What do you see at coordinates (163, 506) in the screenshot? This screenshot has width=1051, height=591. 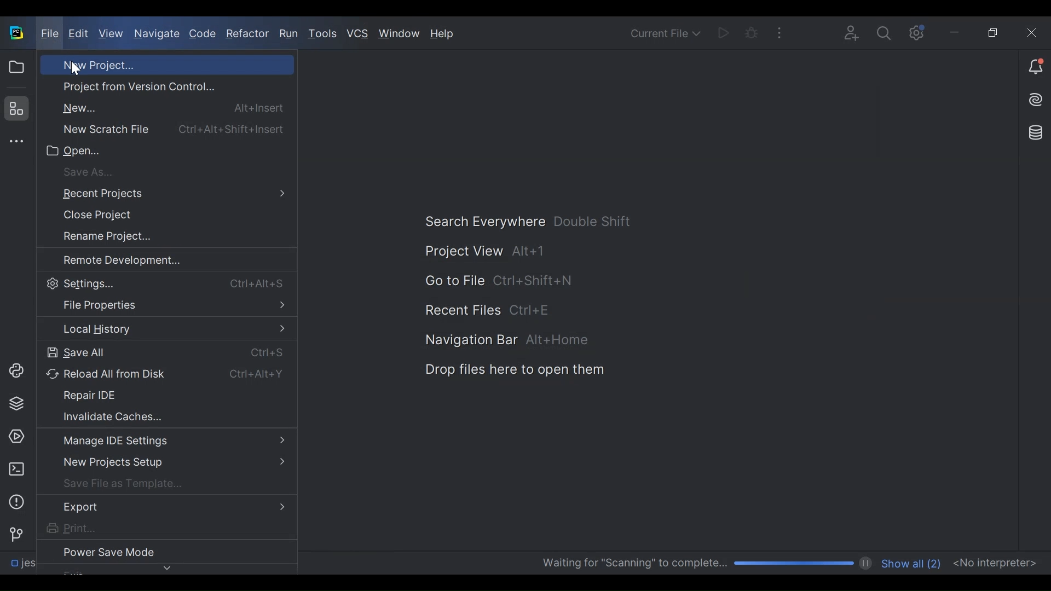 I see `Export` at bounding box center [163, 506].